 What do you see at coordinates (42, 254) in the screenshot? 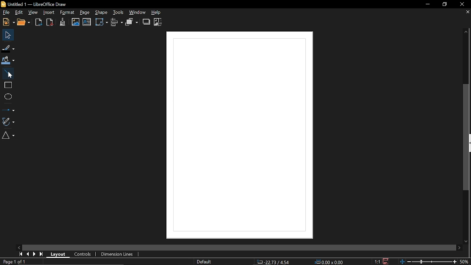
I see `Last Page` at bounding box center [42, 254].